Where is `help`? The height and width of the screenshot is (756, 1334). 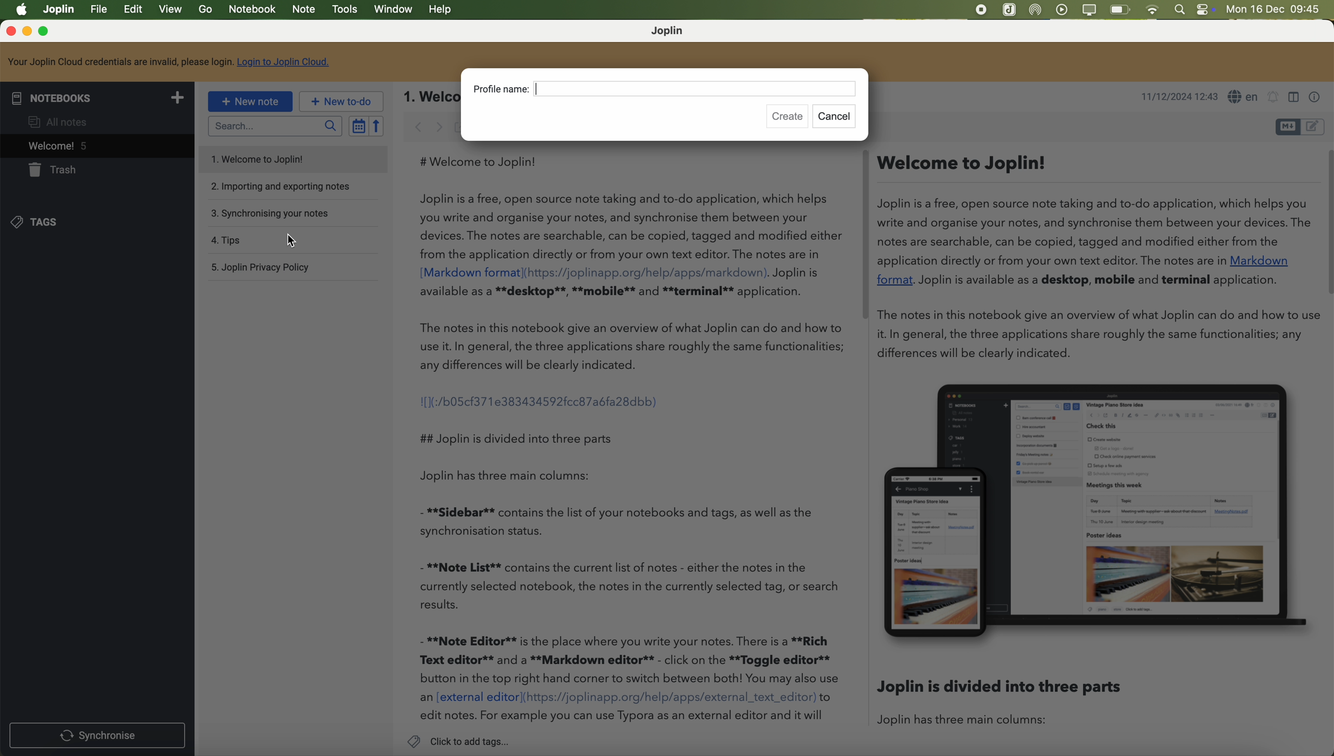
help is located at coordinates (442, 10).